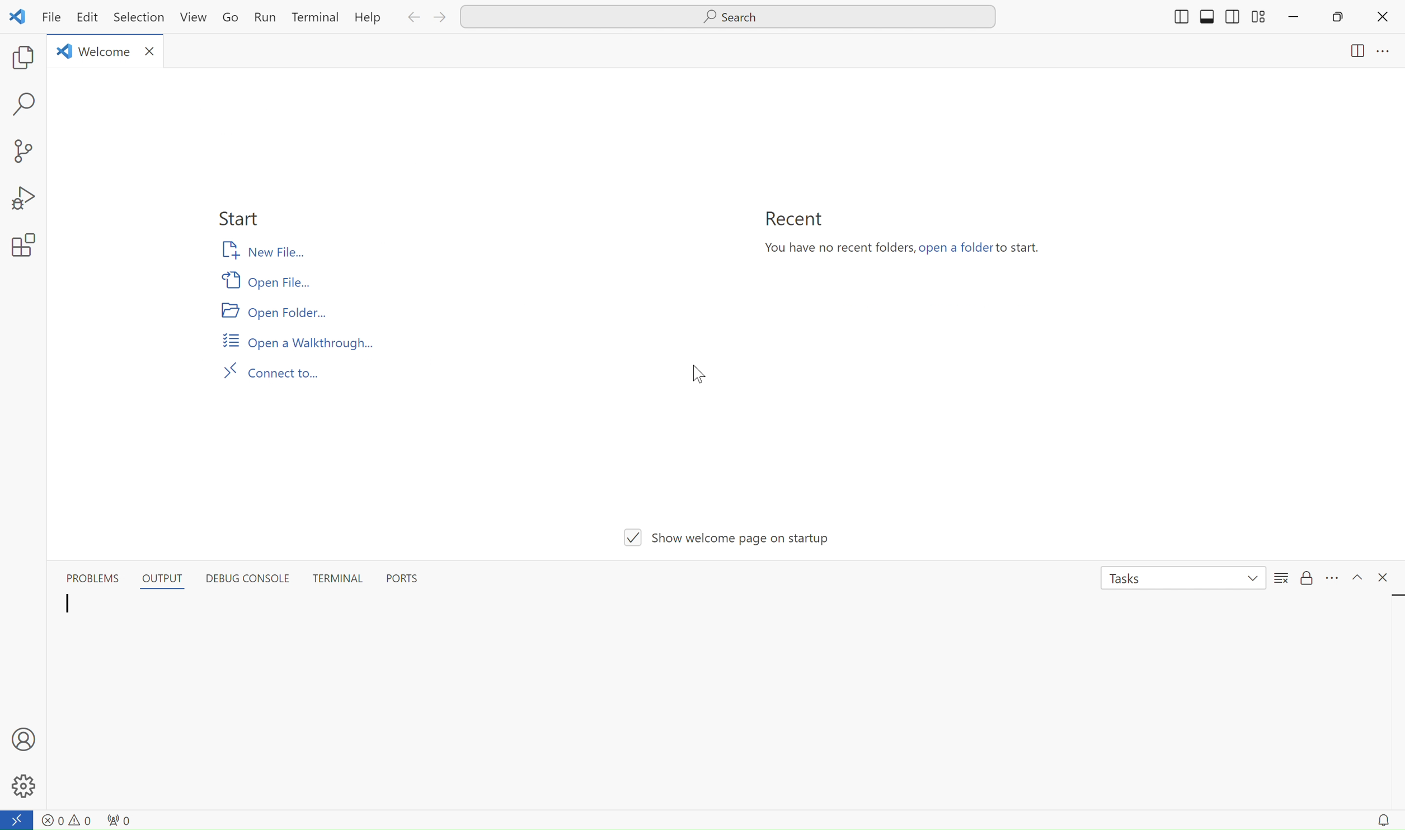 The width and height of the screenshot is (1405, 830). I want to click on accounts, so click(26, 739).